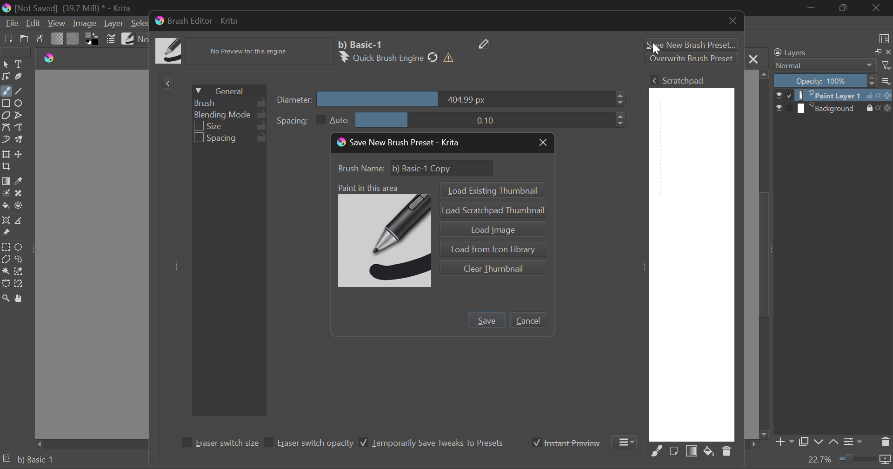  Describe the element at coordinates (383, 235) in the screenshot. I see `Brush Preset Icon` at that location.